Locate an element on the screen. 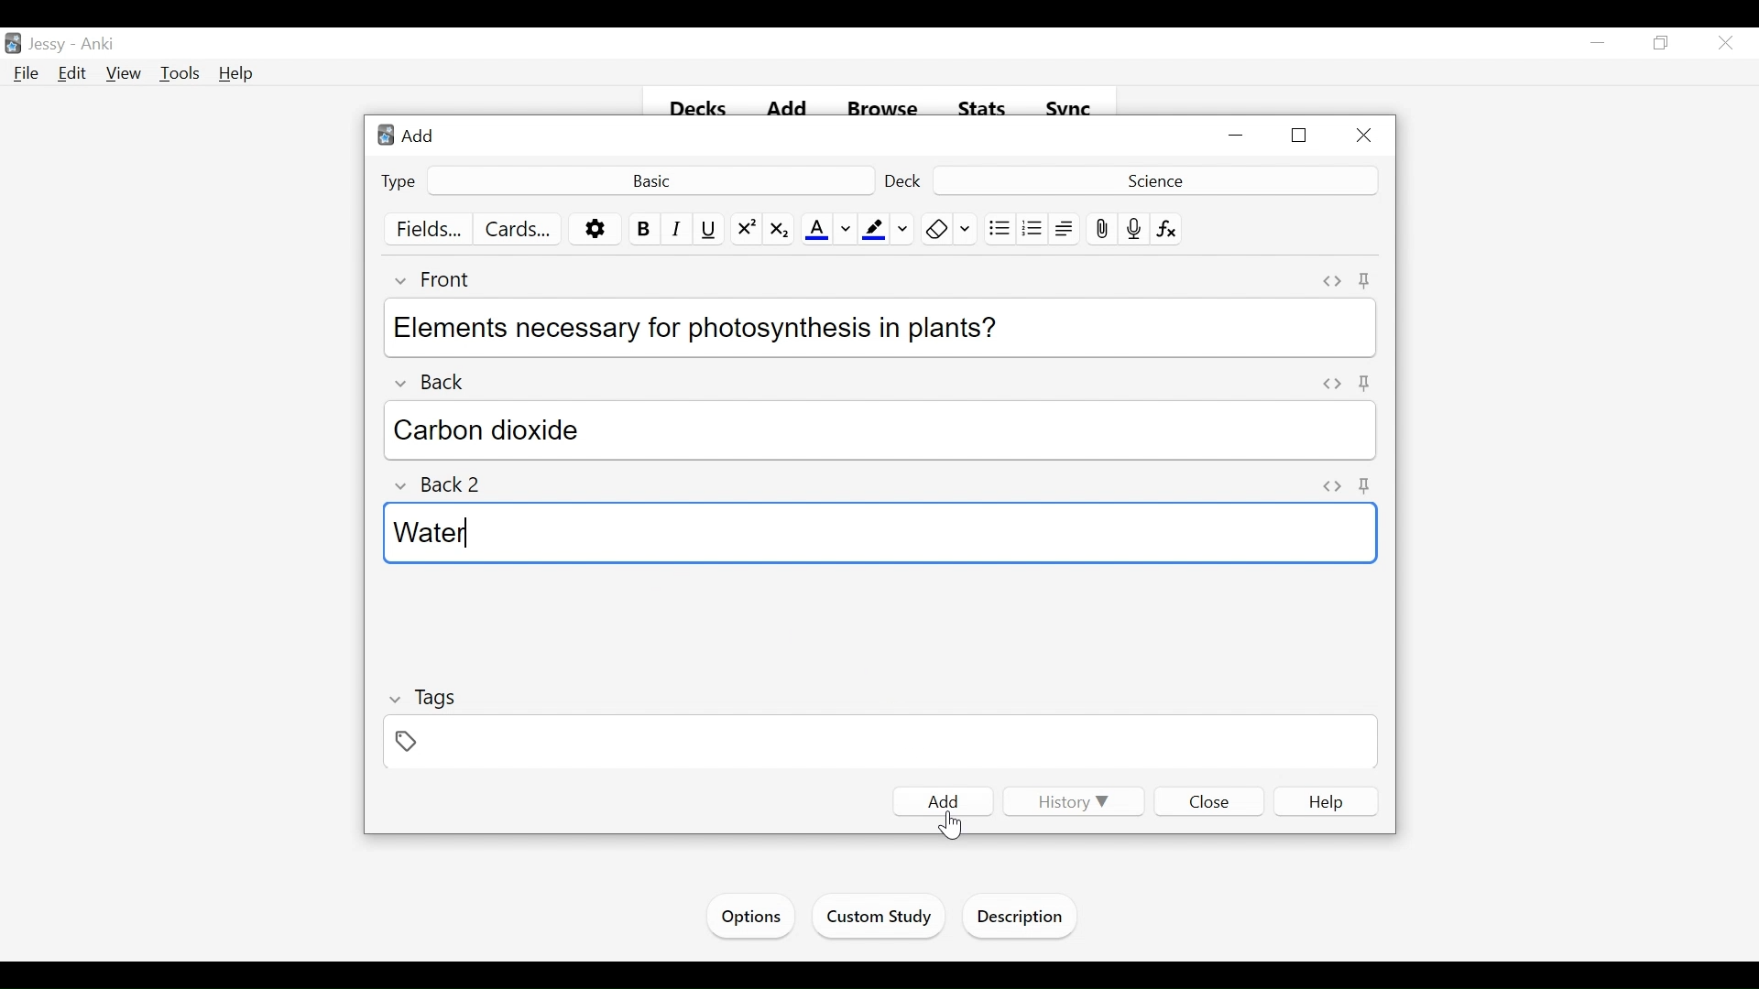 This screenshot has height=989, width=1759. Toggle Sticky is located at coordinates (1366, 485).